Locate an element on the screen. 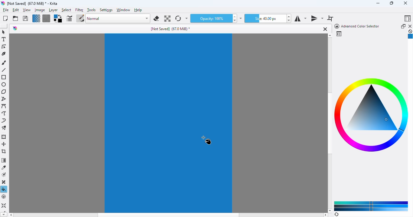 The image size is (413, 217). assistant tool is located at coordinates (4, 205).